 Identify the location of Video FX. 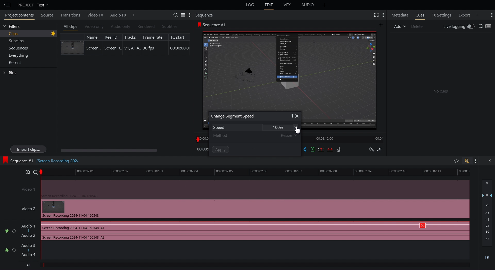
(94, 15).